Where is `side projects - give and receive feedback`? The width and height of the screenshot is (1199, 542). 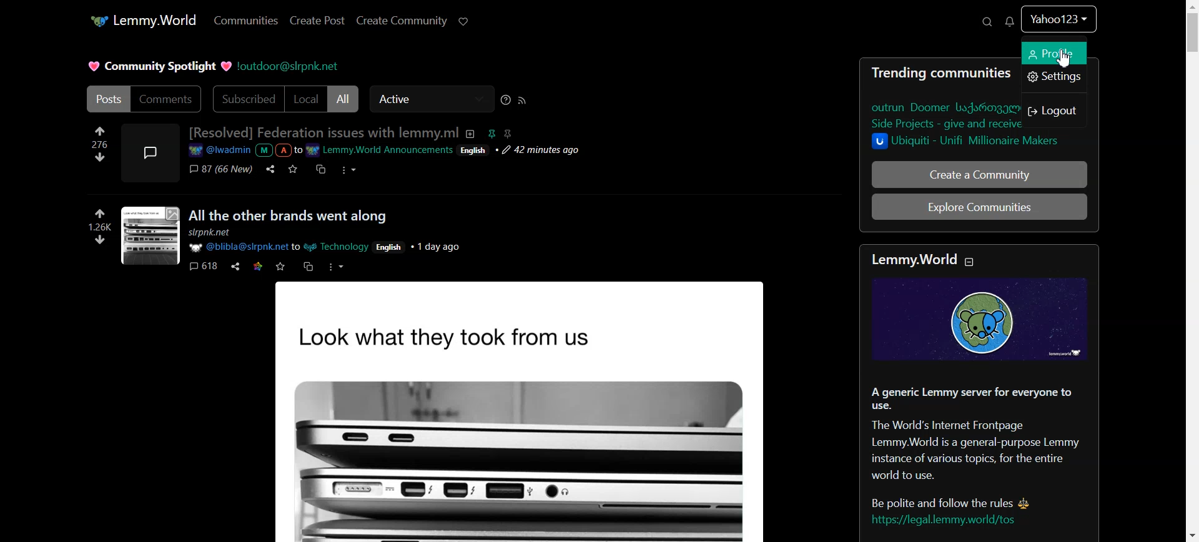 side projects - give and receive feedback is located at coordinates (946, 124).